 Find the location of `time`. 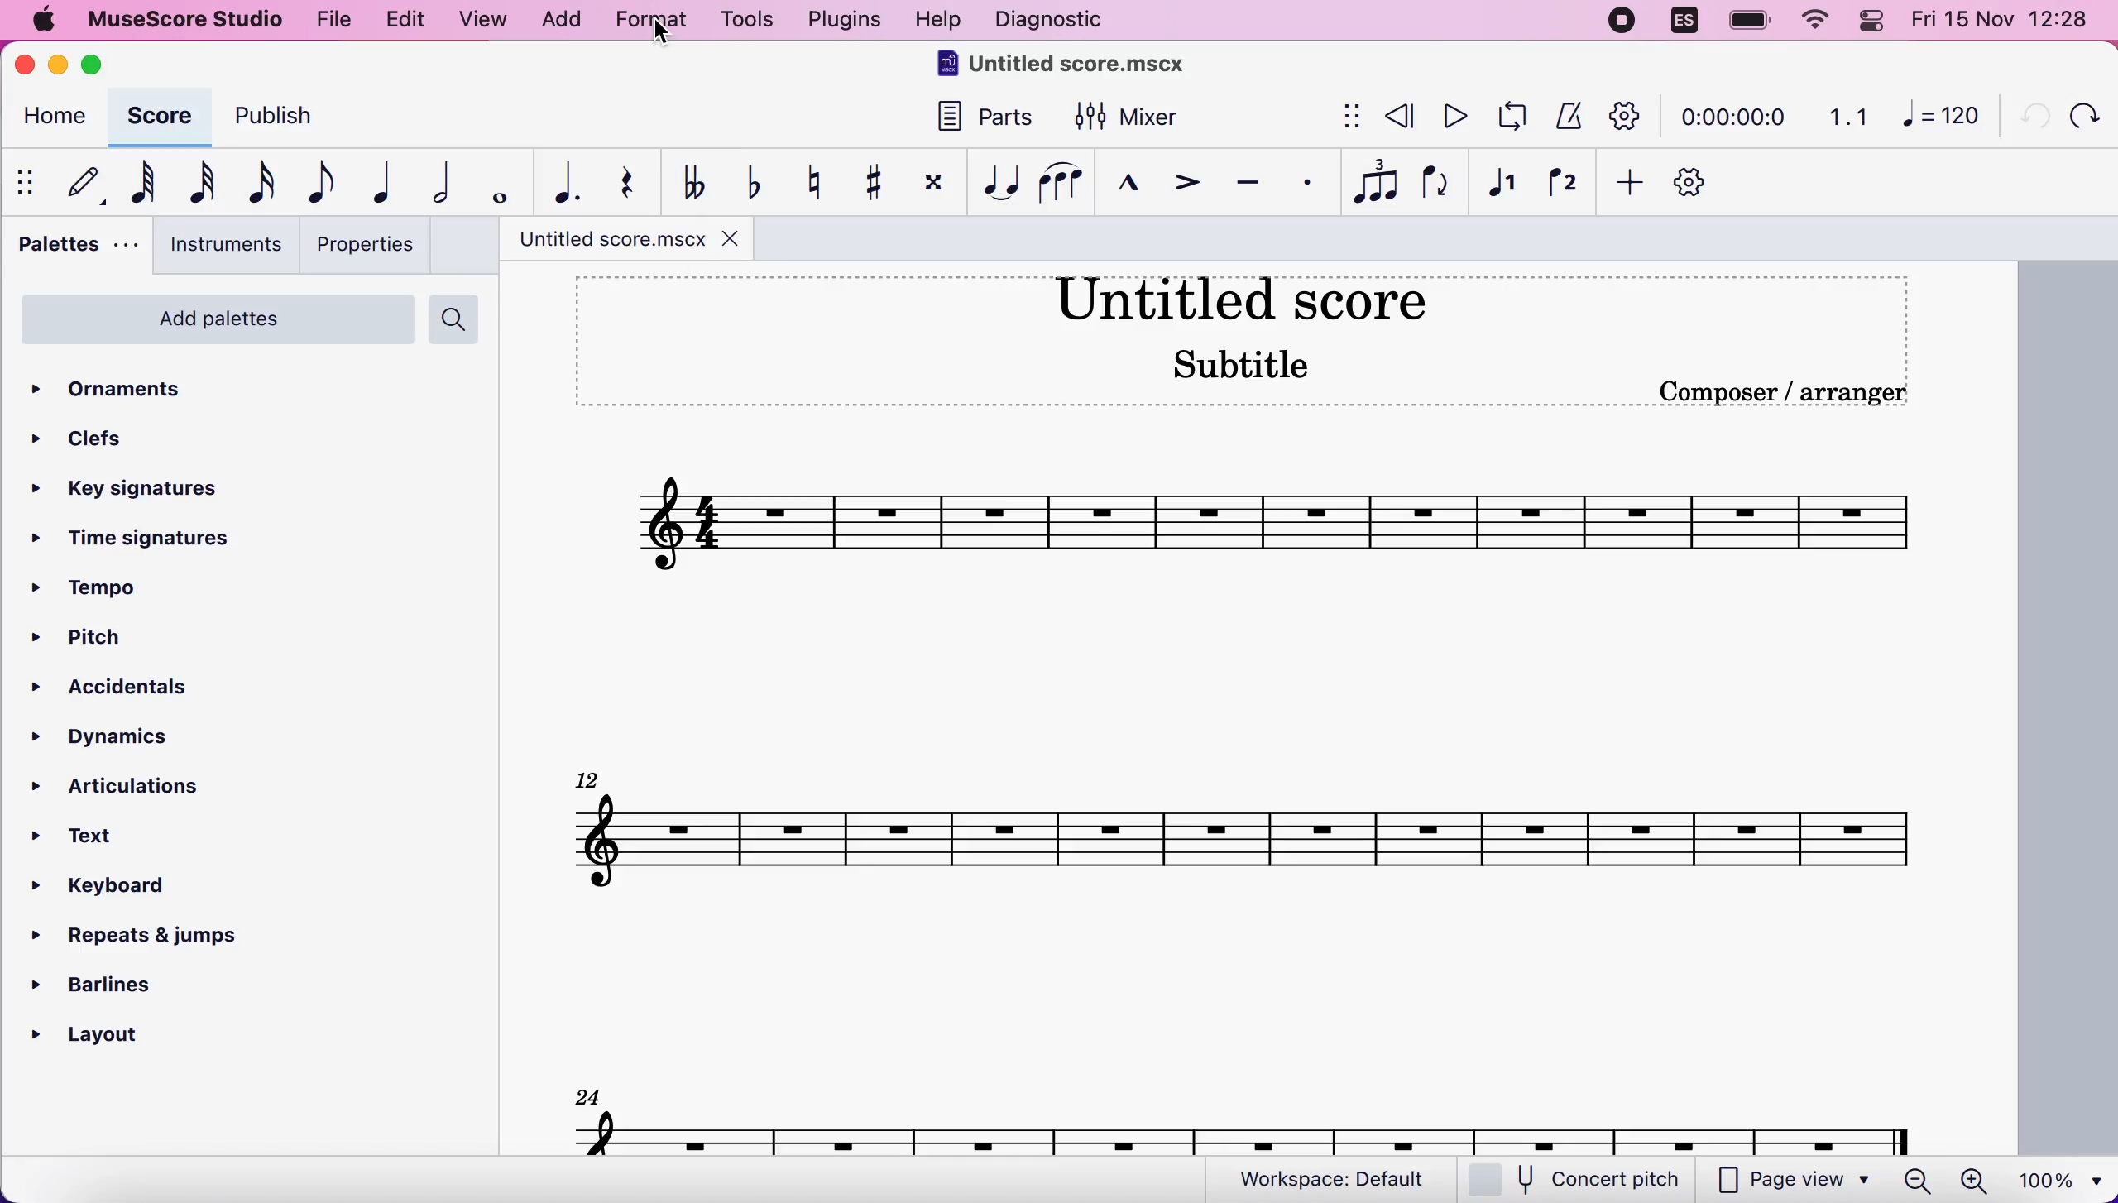

time is located at coordinates (1730, 119).